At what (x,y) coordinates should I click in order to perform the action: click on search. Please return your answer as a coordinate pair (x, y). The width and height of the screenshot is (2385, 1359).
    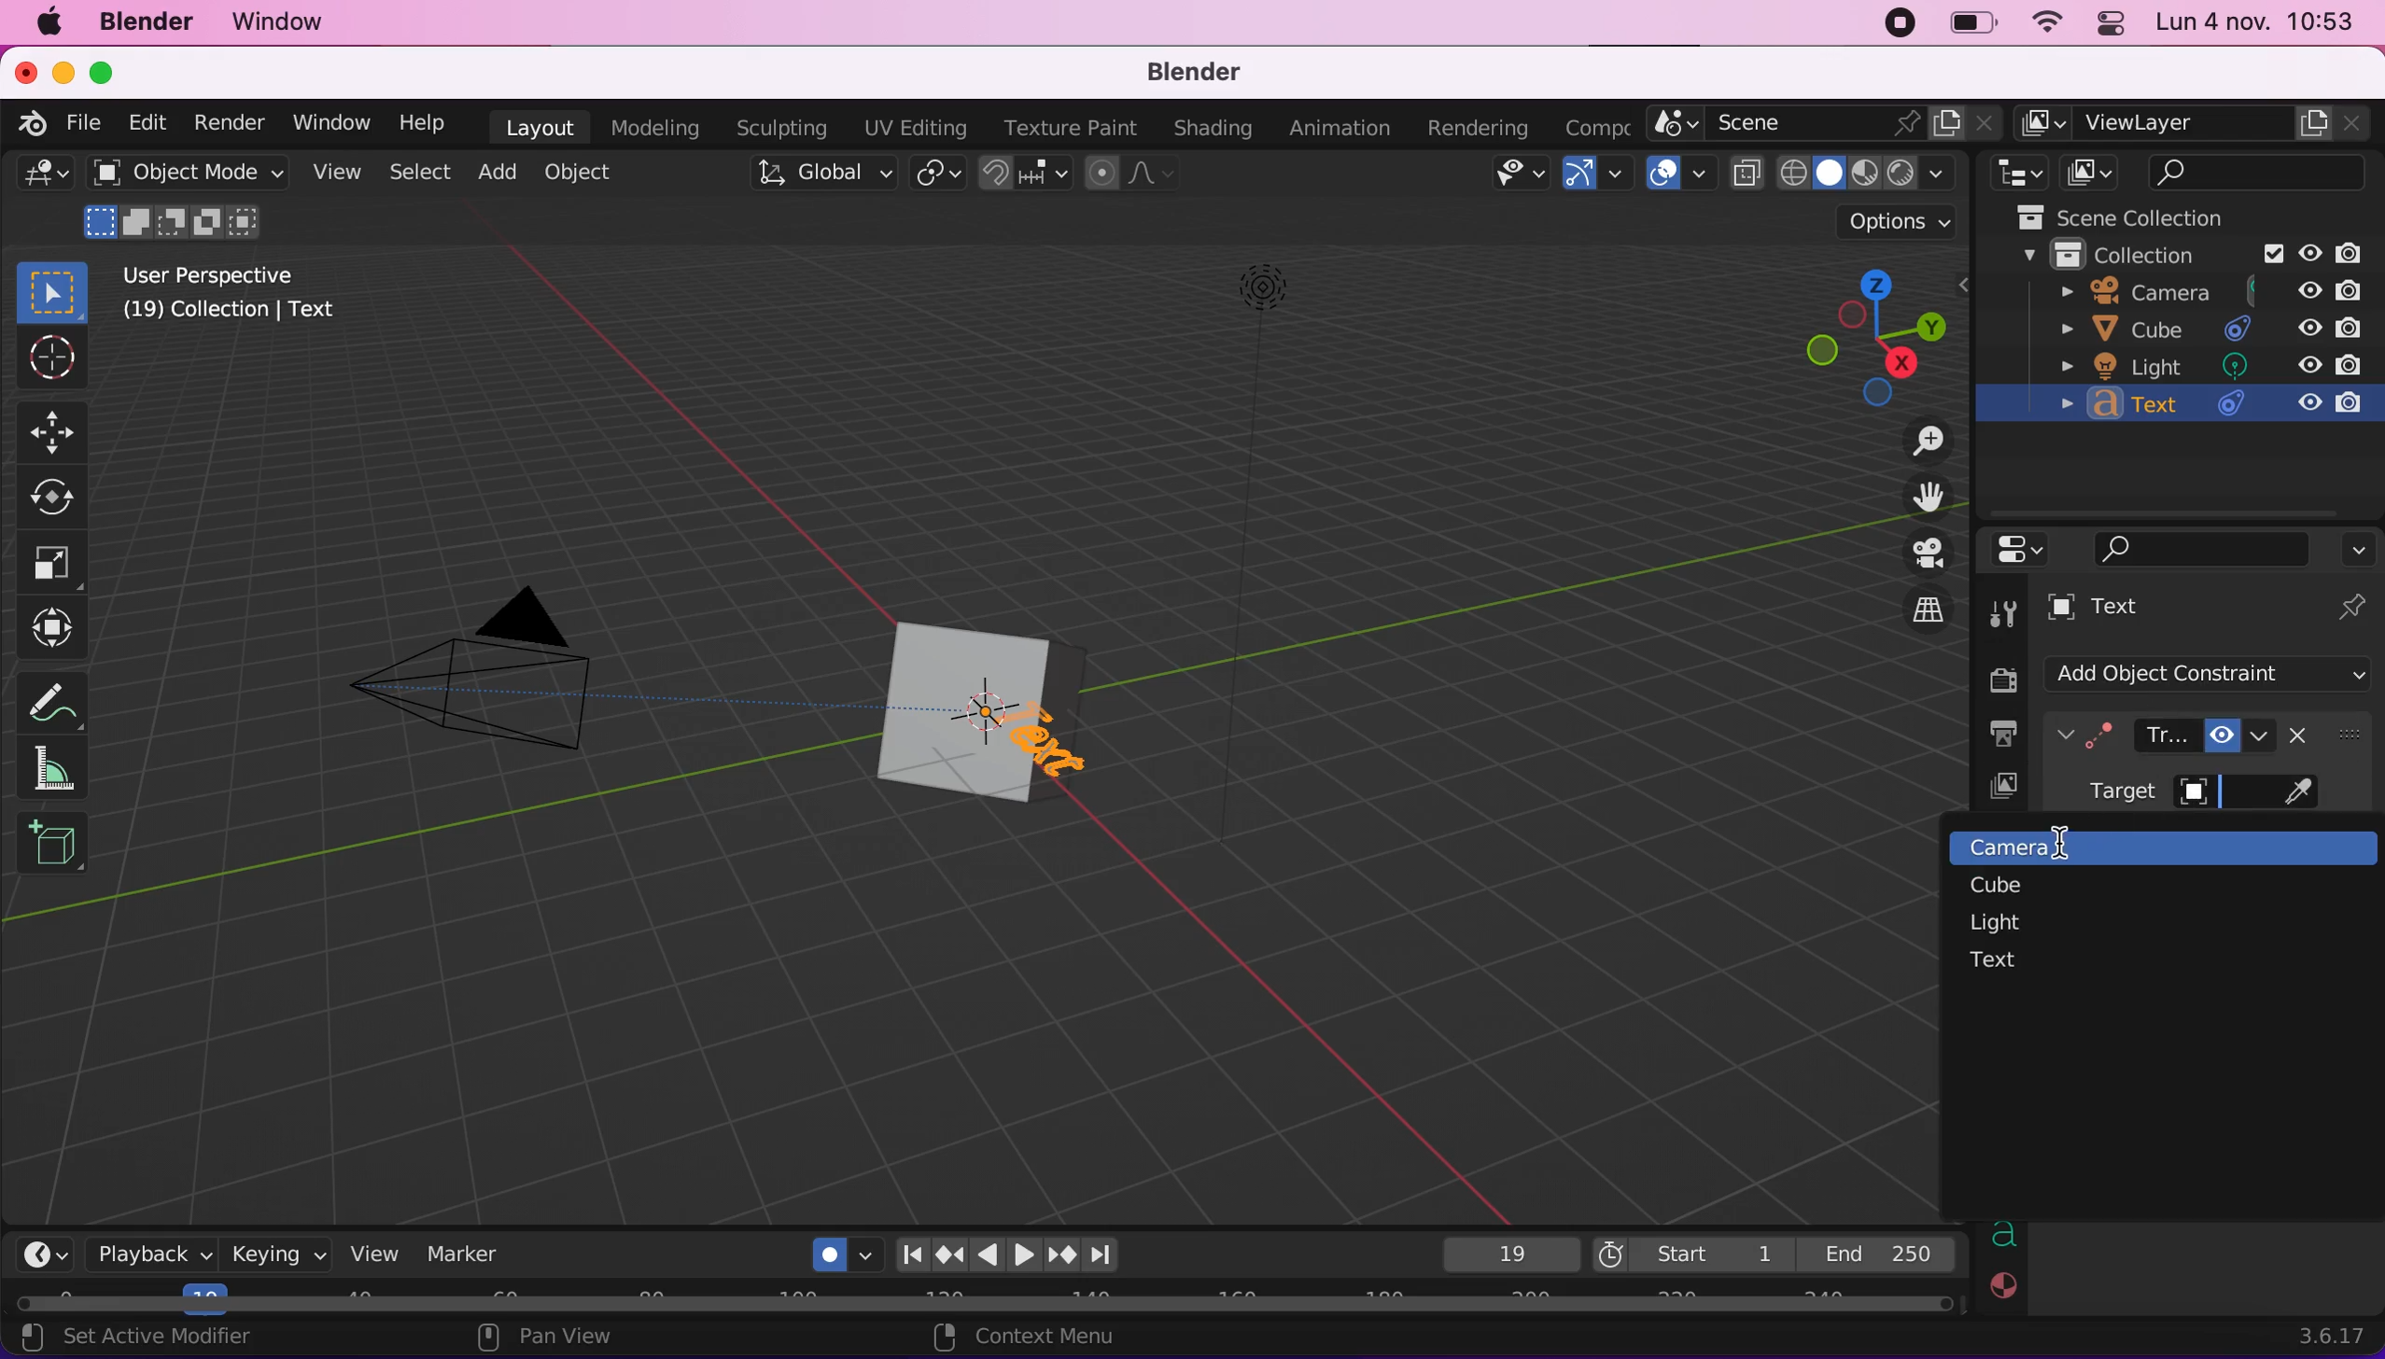
    Looking at the image, I should click on (2263, 175).